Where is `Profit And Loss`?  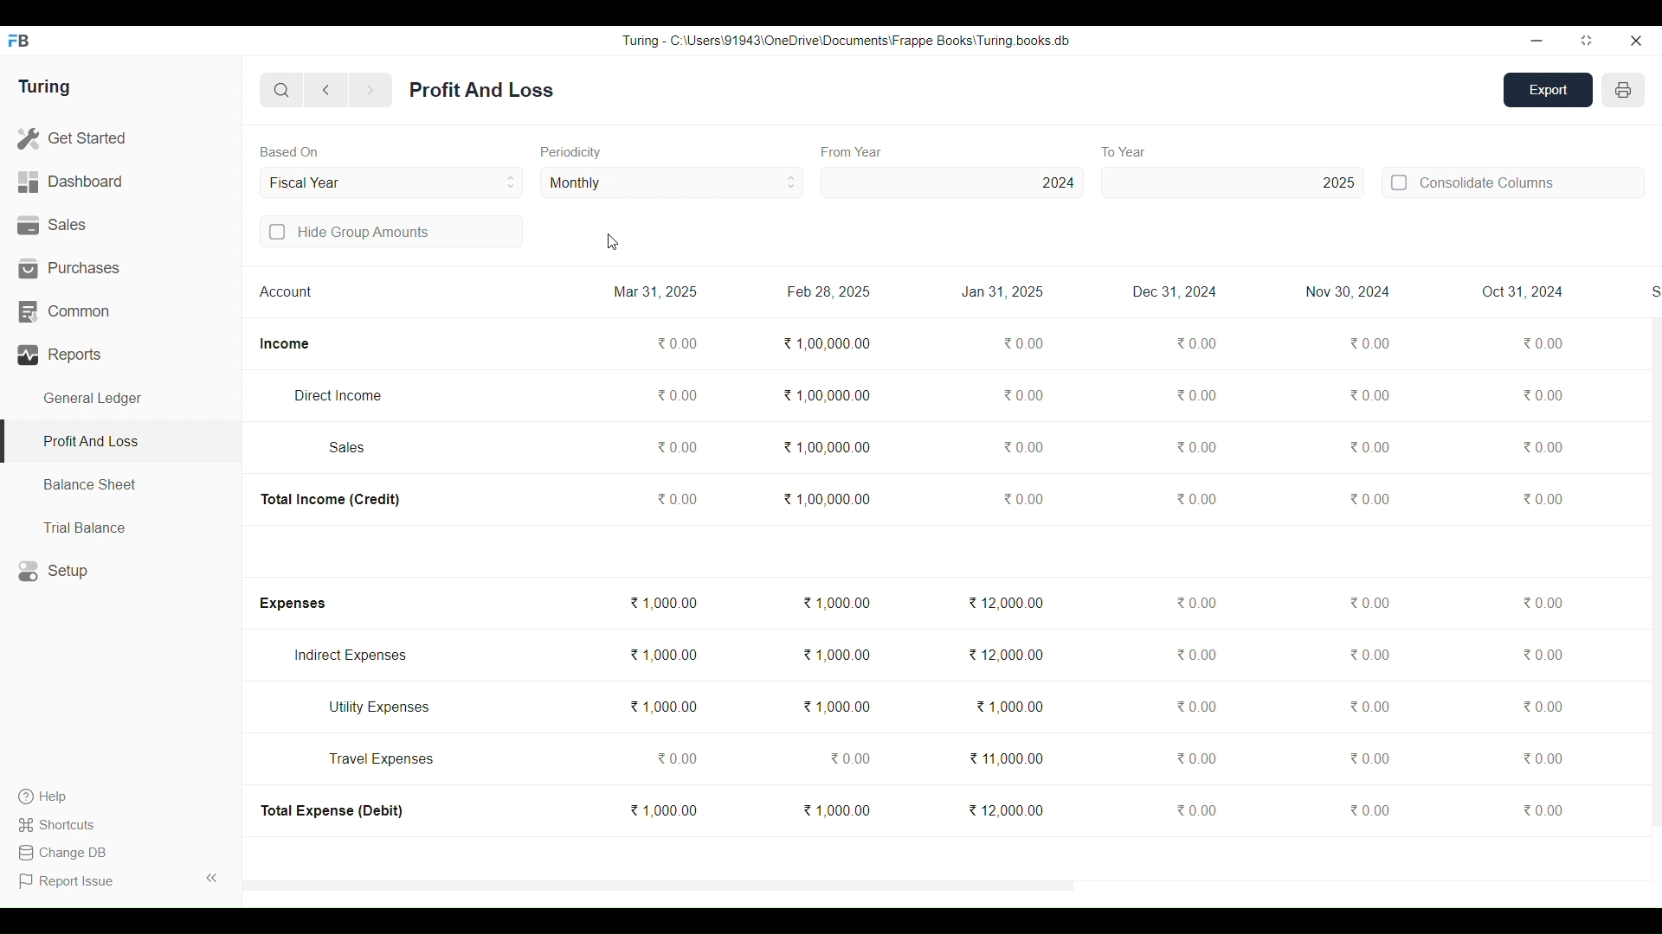 Profit And Loss is located at coordinates (119, 443).